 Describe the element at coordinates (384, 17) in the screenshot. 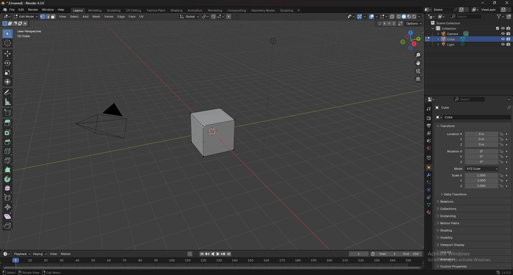

I see `mesh edit mode` at that location.